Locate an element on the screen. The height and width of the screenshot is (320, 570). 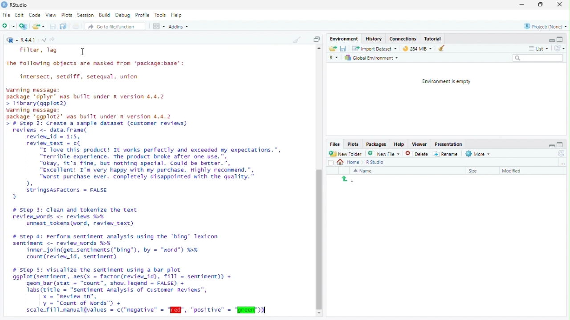
Minimize is located at coordinates (521, 4).